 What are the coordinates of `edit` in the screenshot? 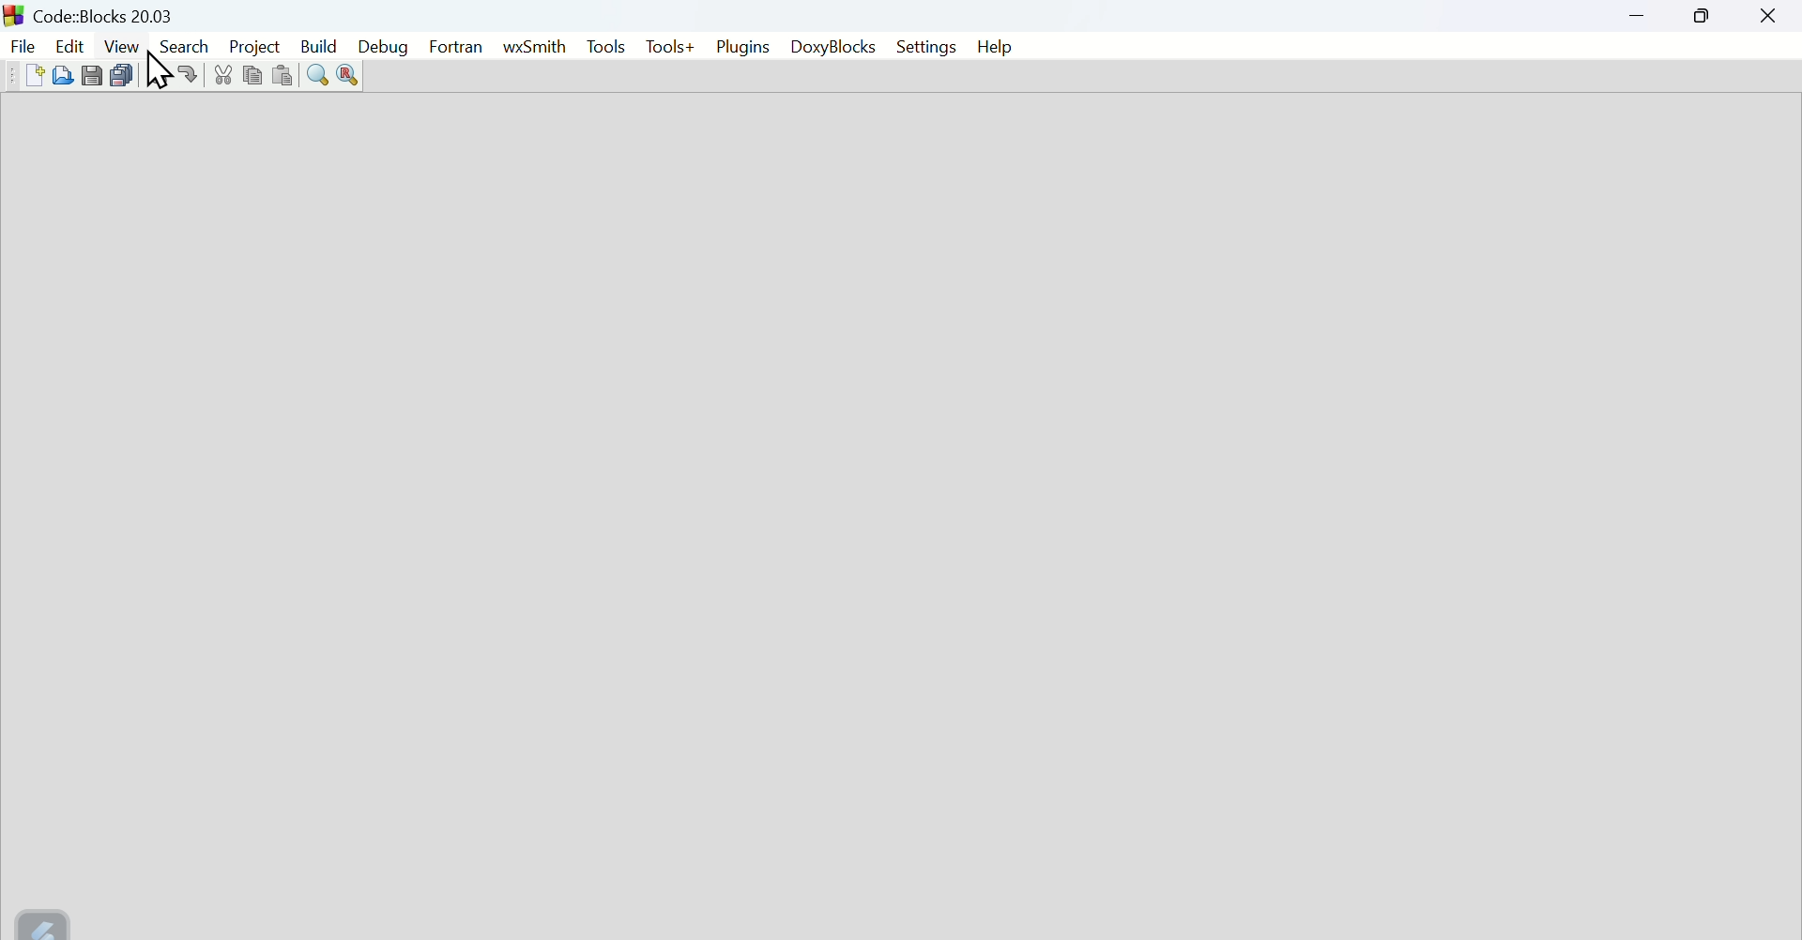 It's located at (69, 45).